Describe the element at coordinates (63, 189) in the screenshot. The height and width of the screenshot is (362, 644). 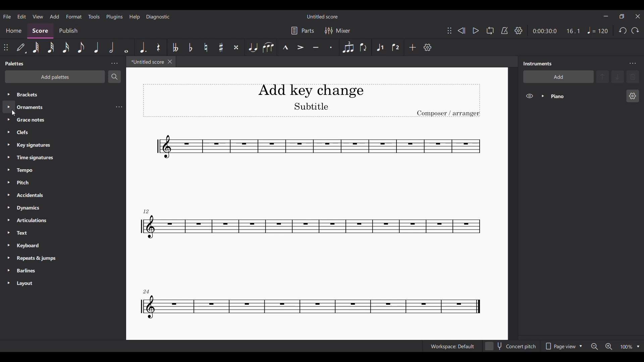
I see `Other palette options` at that location.